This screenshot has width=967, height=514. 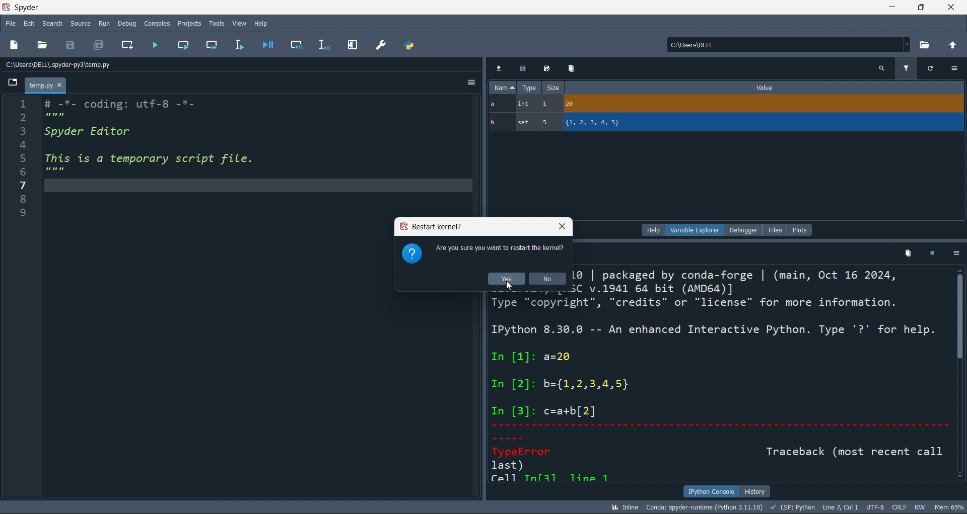 What do you see at coordinates (71, 46) in the screenshot?
I see `save` at bounding box center [71, 46].